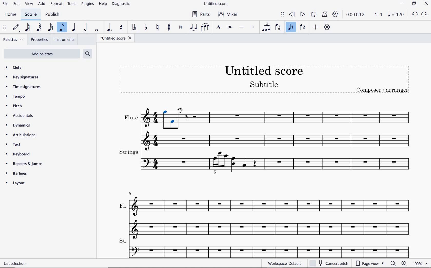  Describe the element at coordinates (270, 214) in the screenshot. I see `fl.` at that location.